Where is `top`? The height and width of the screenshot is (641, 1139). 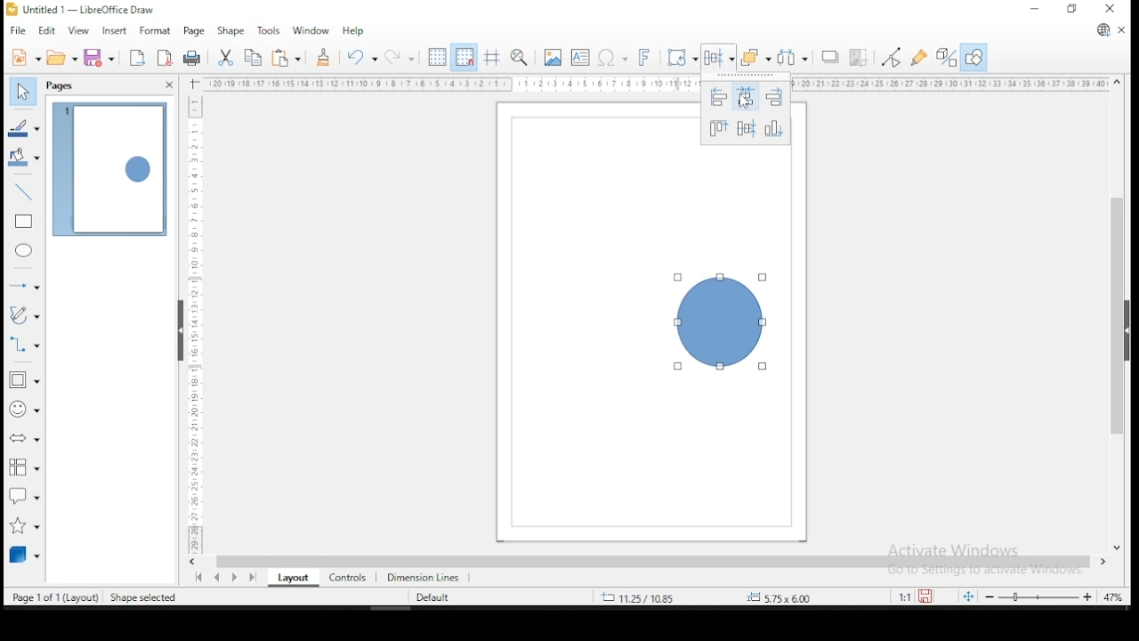 top is located at coordinates (717, 128).